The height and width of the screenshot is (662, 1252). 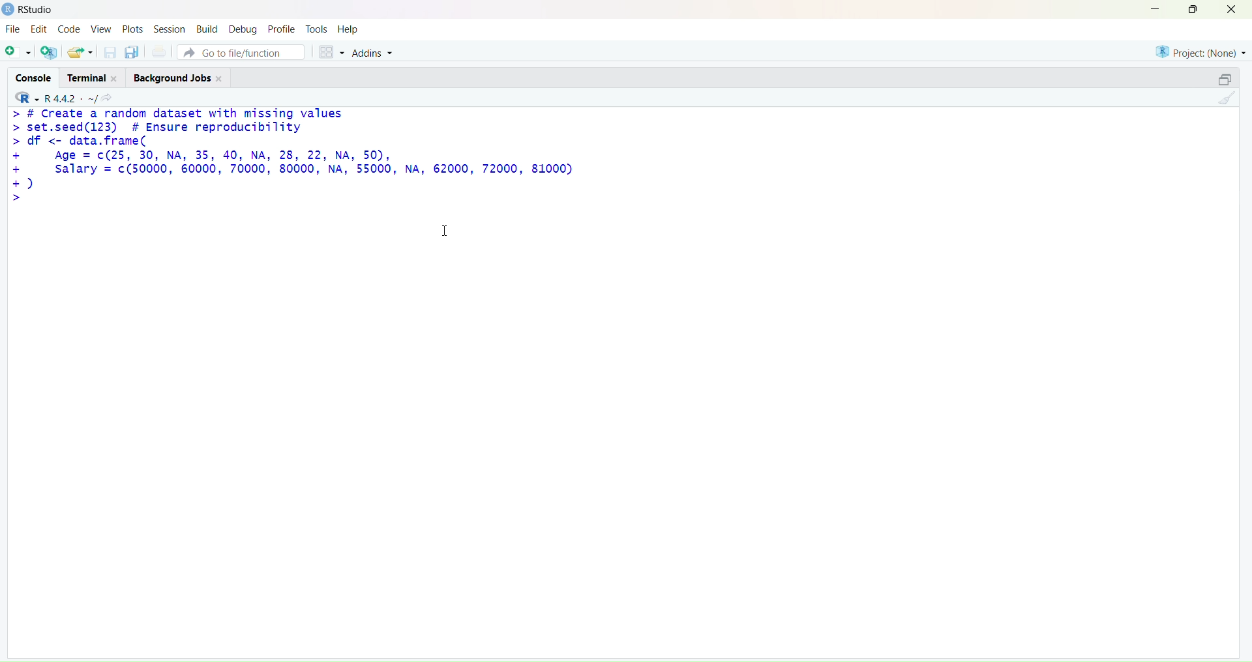 What do you see at coordinates (93, 78) in the screenshot?
I see `terminal` at bounding box center [93, 78].